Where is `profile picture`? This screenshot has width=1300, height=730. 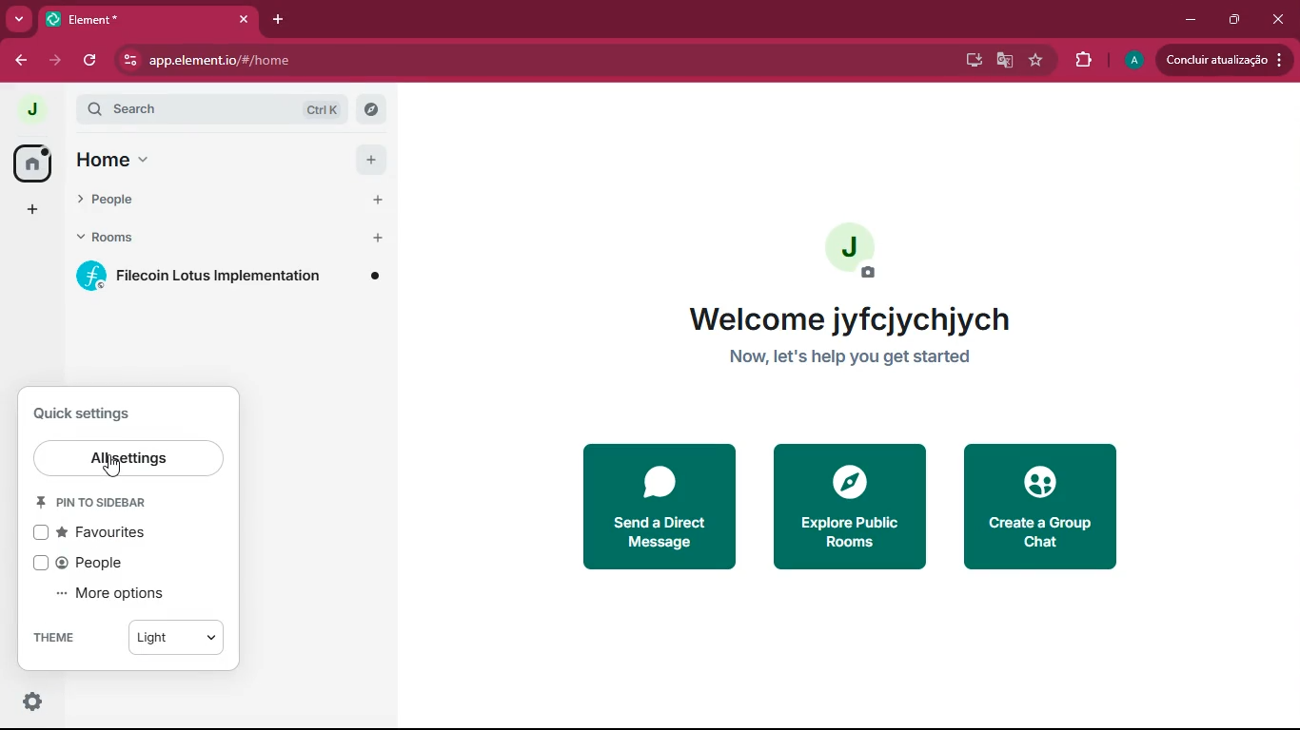
profile picture is located at coordinates (862, 251).